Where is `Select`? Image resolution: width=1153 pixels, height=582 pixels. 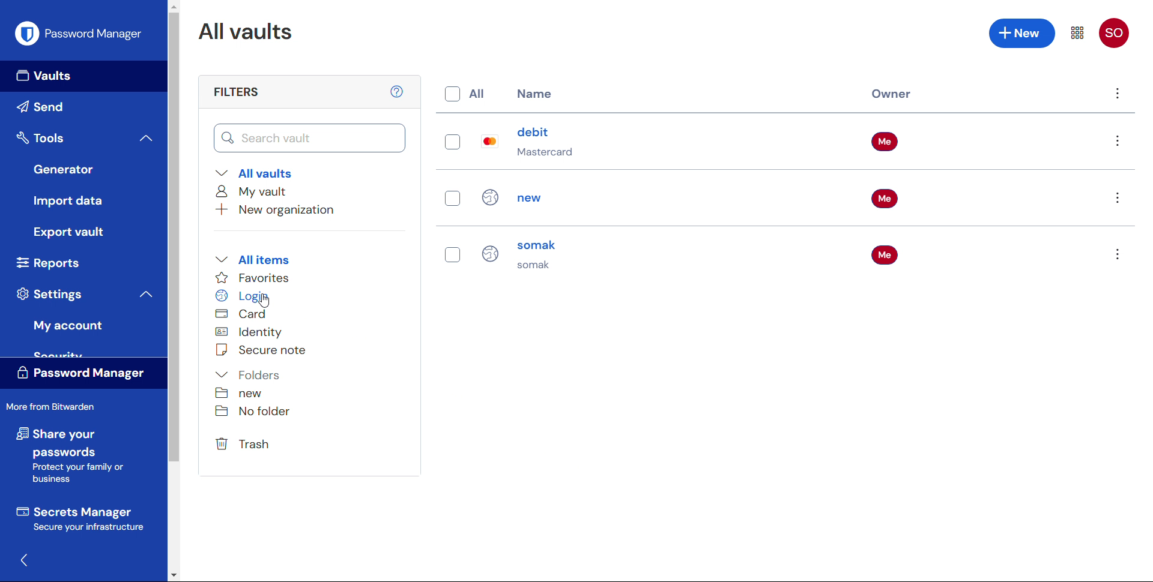
Select is located at coordinates (452, 255).